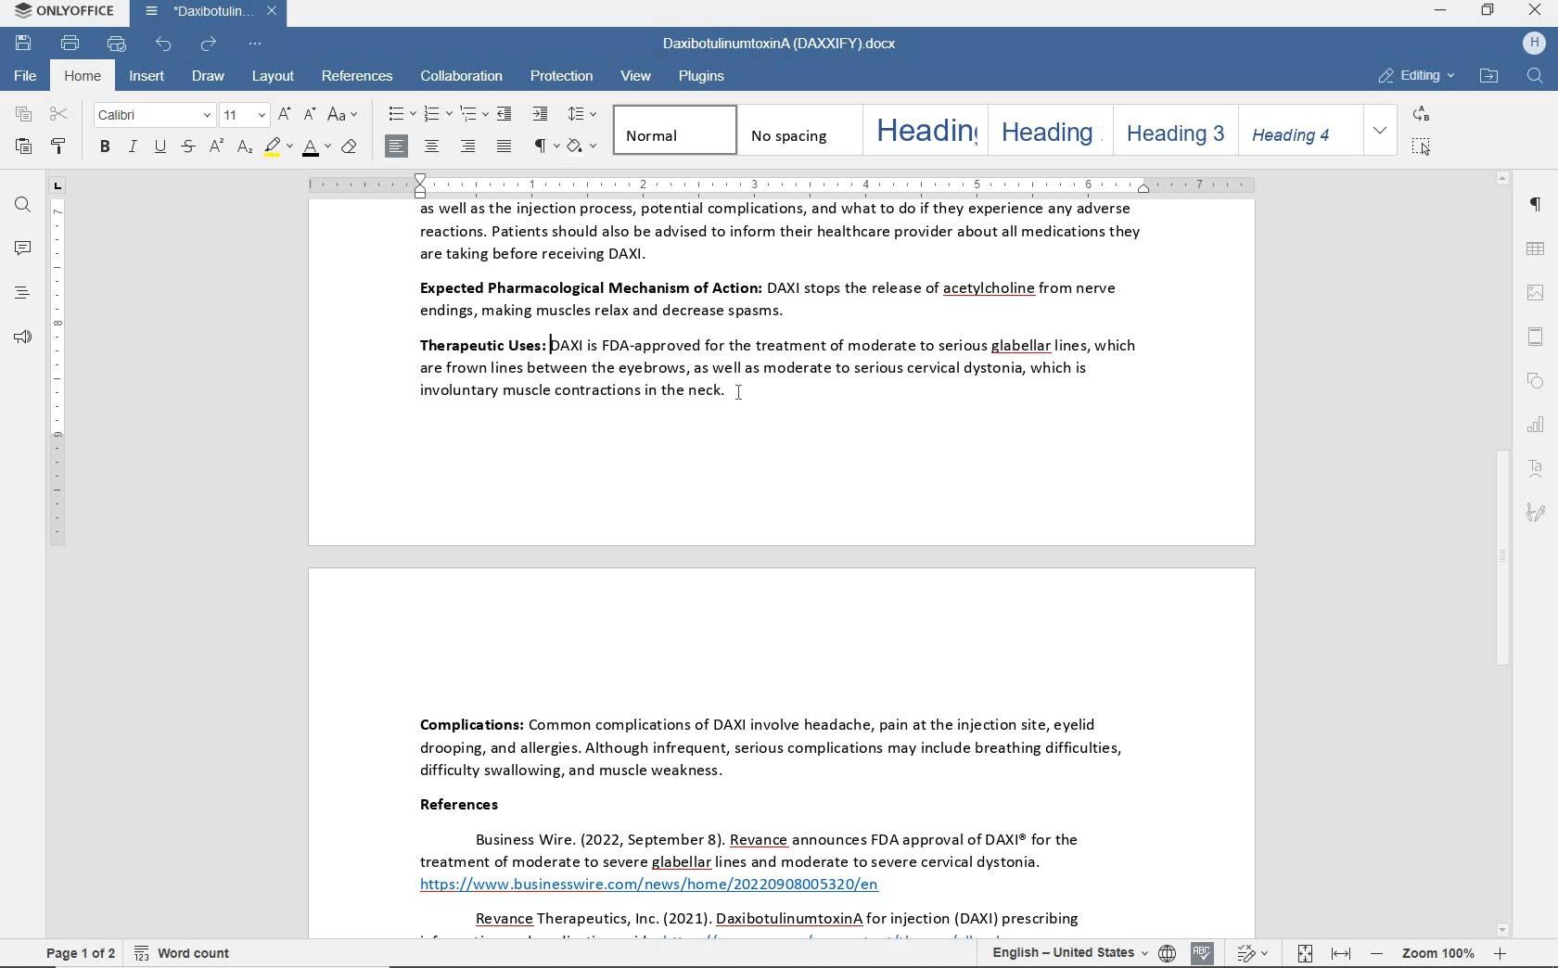 This screenshot has width=1558, height=968. Describe the element at coordinates (1046, 130) in the screenshot. I see `heading 2` at that location.